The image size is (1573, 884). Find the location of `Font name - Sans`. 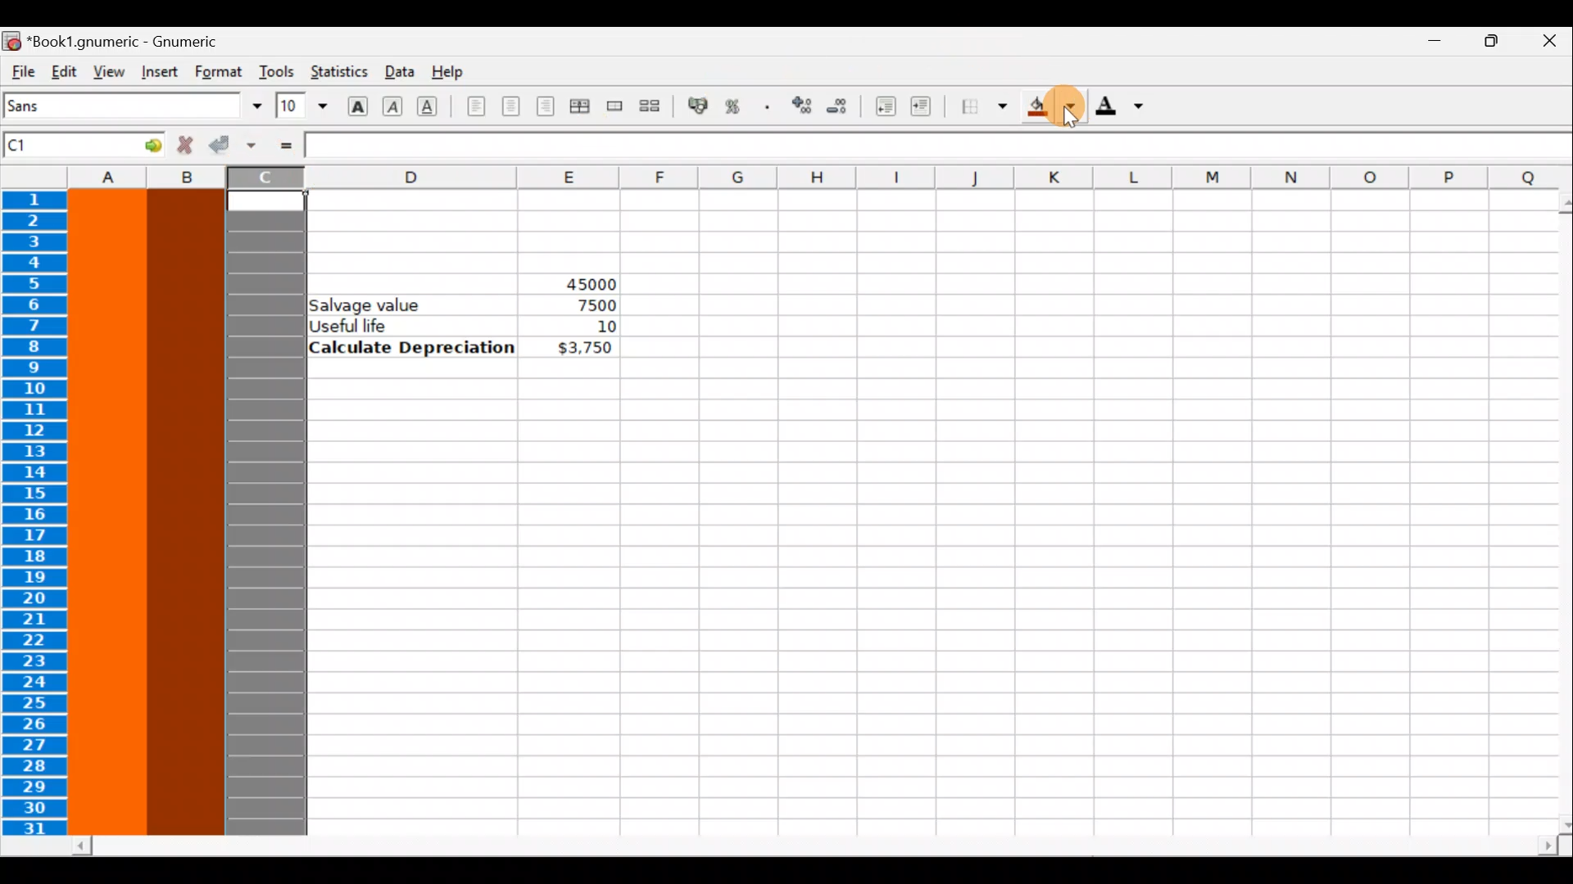

Font name - Sans is located at coordinates (129, 106).